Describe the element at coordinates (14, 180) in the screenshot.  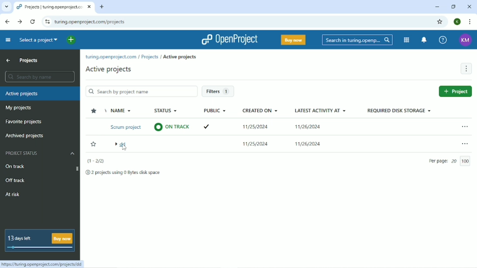
I see `Off track` at that location.